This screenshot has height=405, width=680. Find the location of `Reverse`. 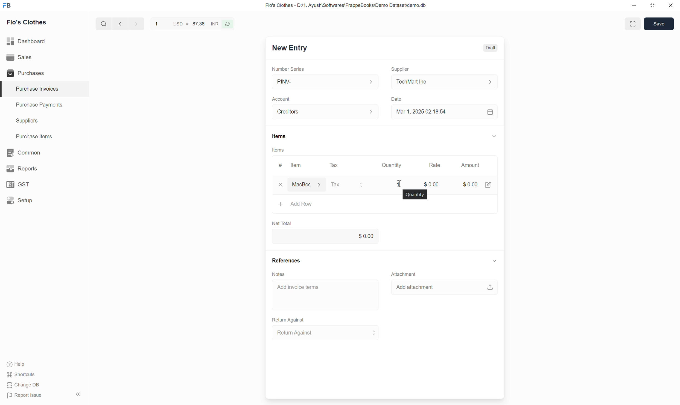

Reverse is located at coordinates (228, 24).